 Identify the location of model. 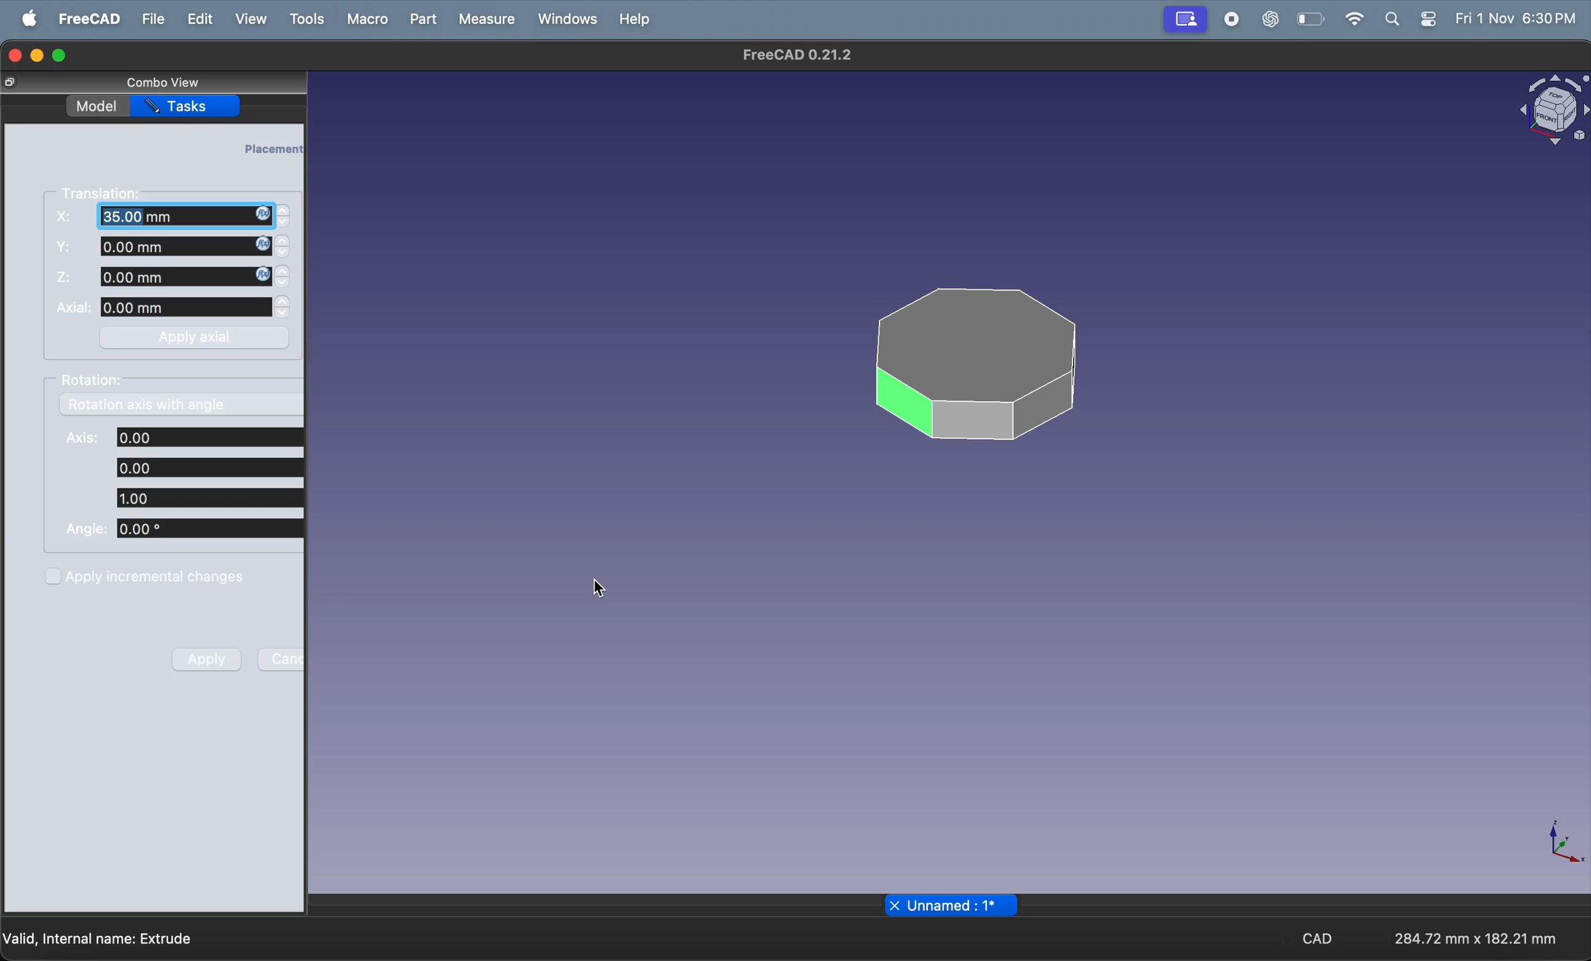
(96, 105).